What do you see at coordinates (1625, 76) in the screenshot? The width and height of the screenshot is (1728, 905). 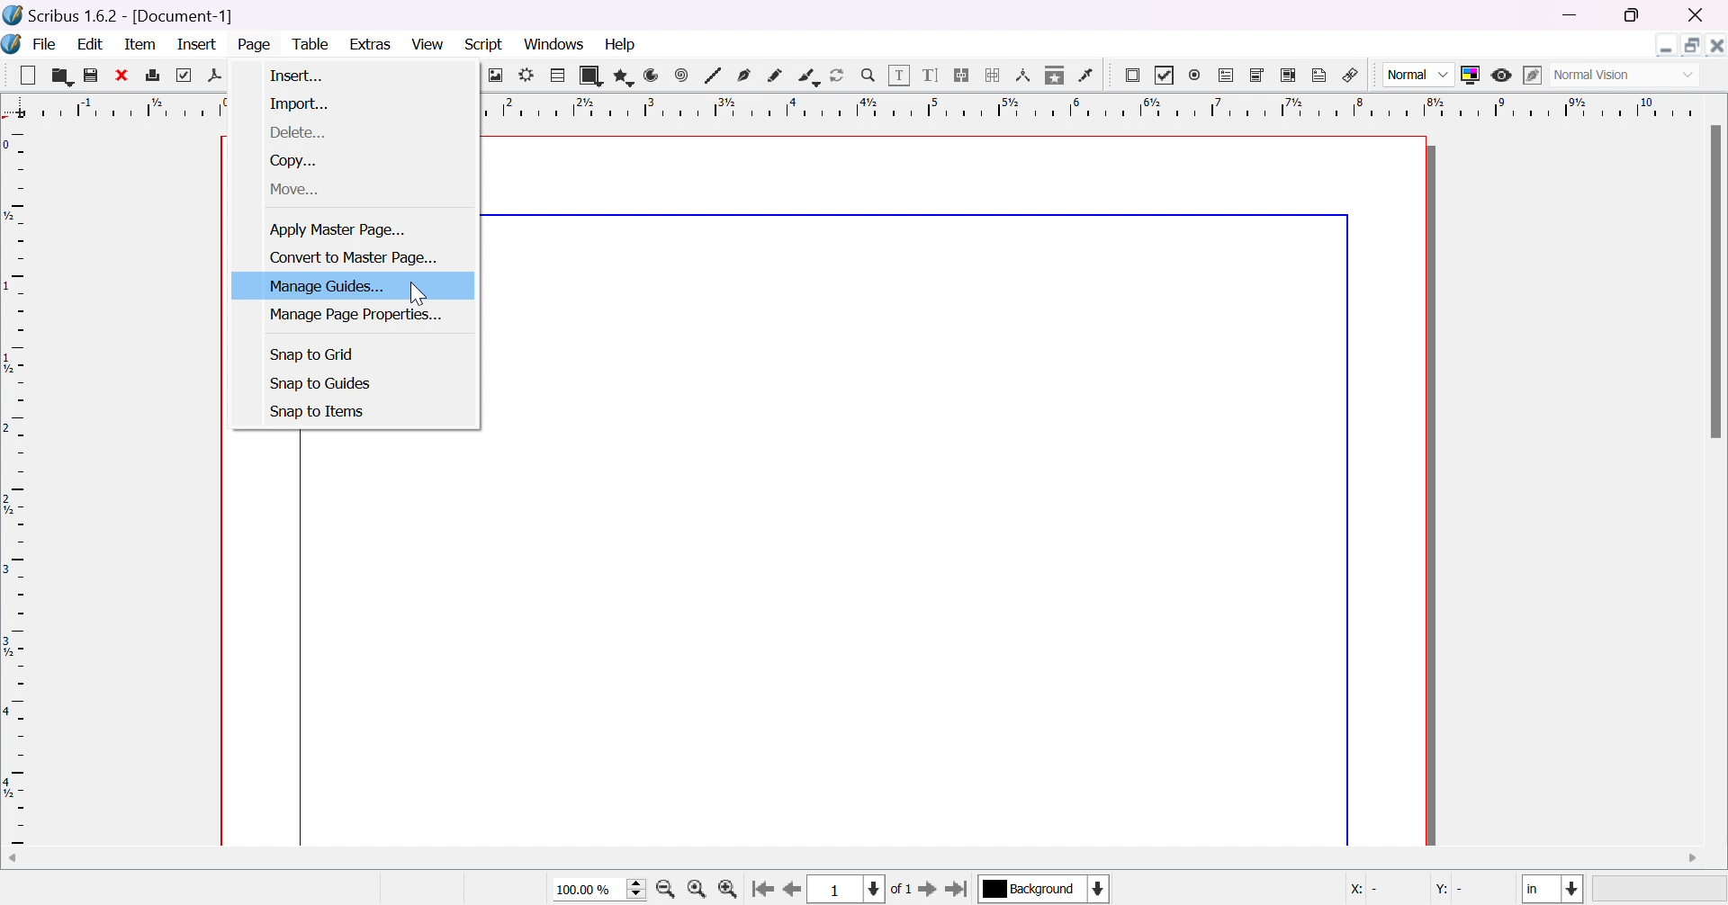 I see `Select visual appearance of display` at bounding box center [1625, 76].